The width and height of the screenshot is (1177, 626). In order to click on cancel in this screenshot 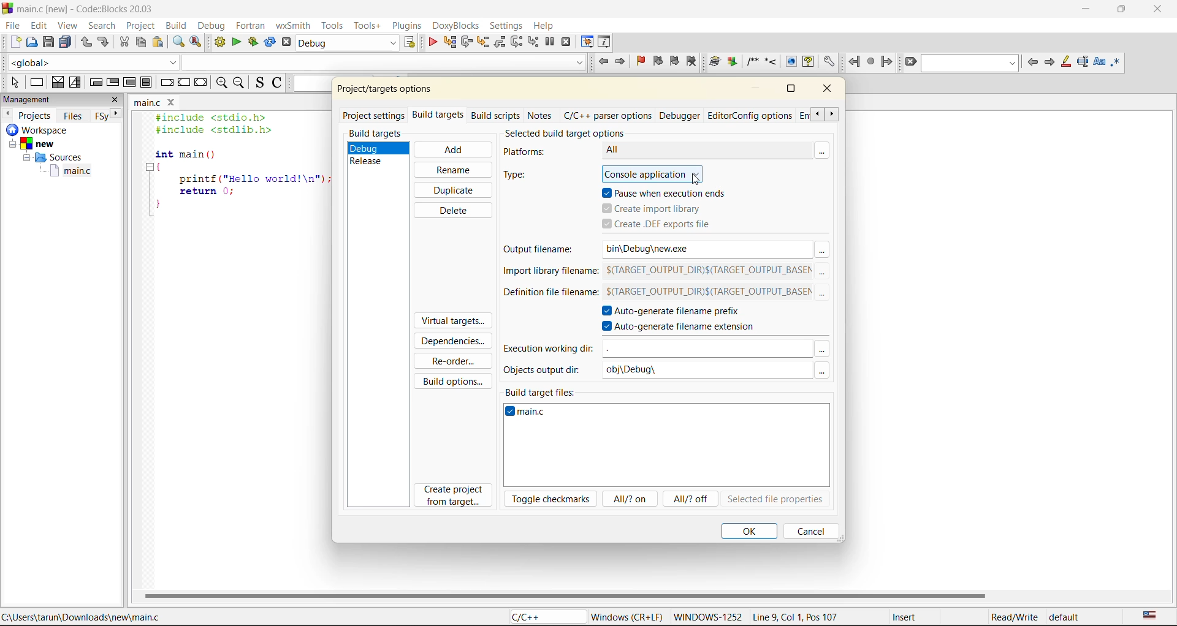, I will do `click(812, 531)`.